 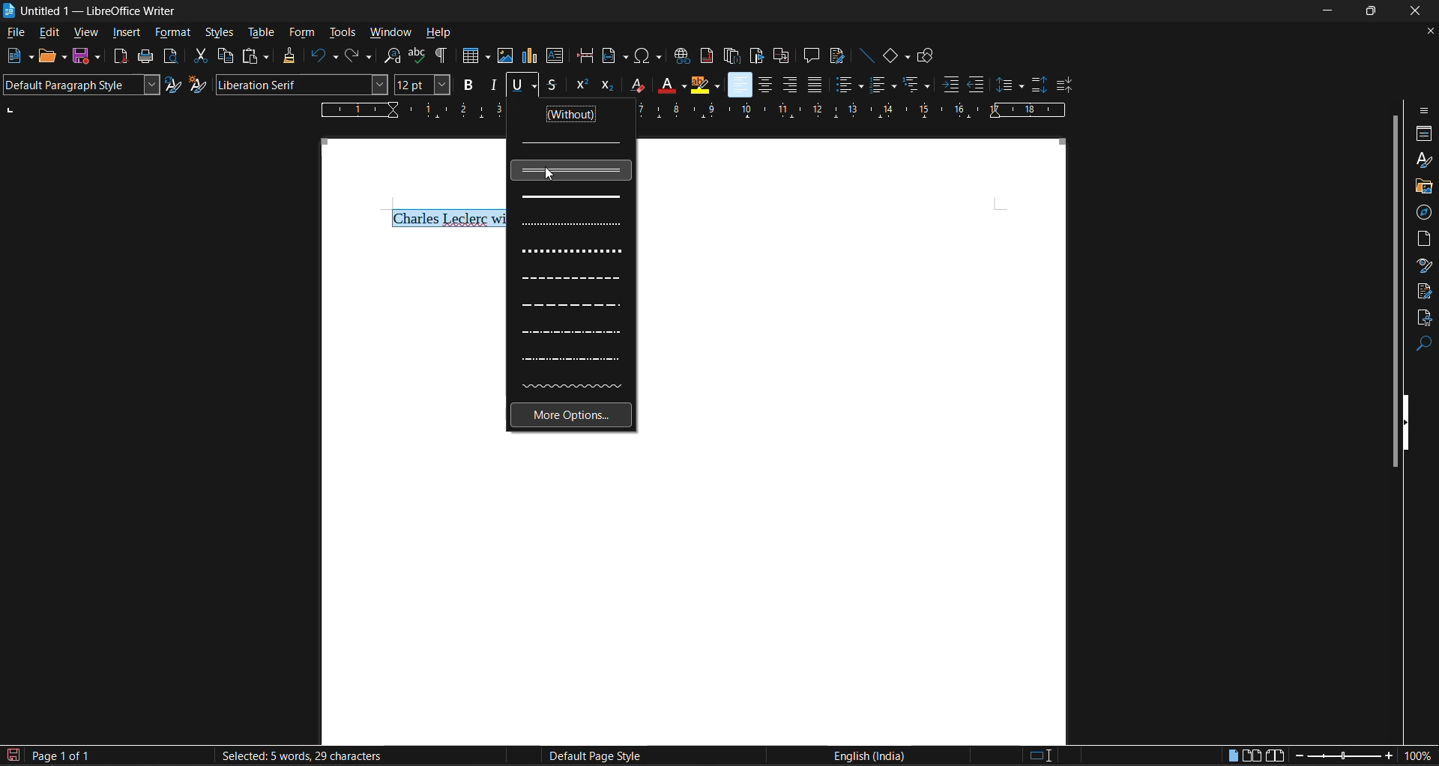 What do you see at coordinates (573, 115) in the screenshot?
I see `without` at bounding box center [573, 115].